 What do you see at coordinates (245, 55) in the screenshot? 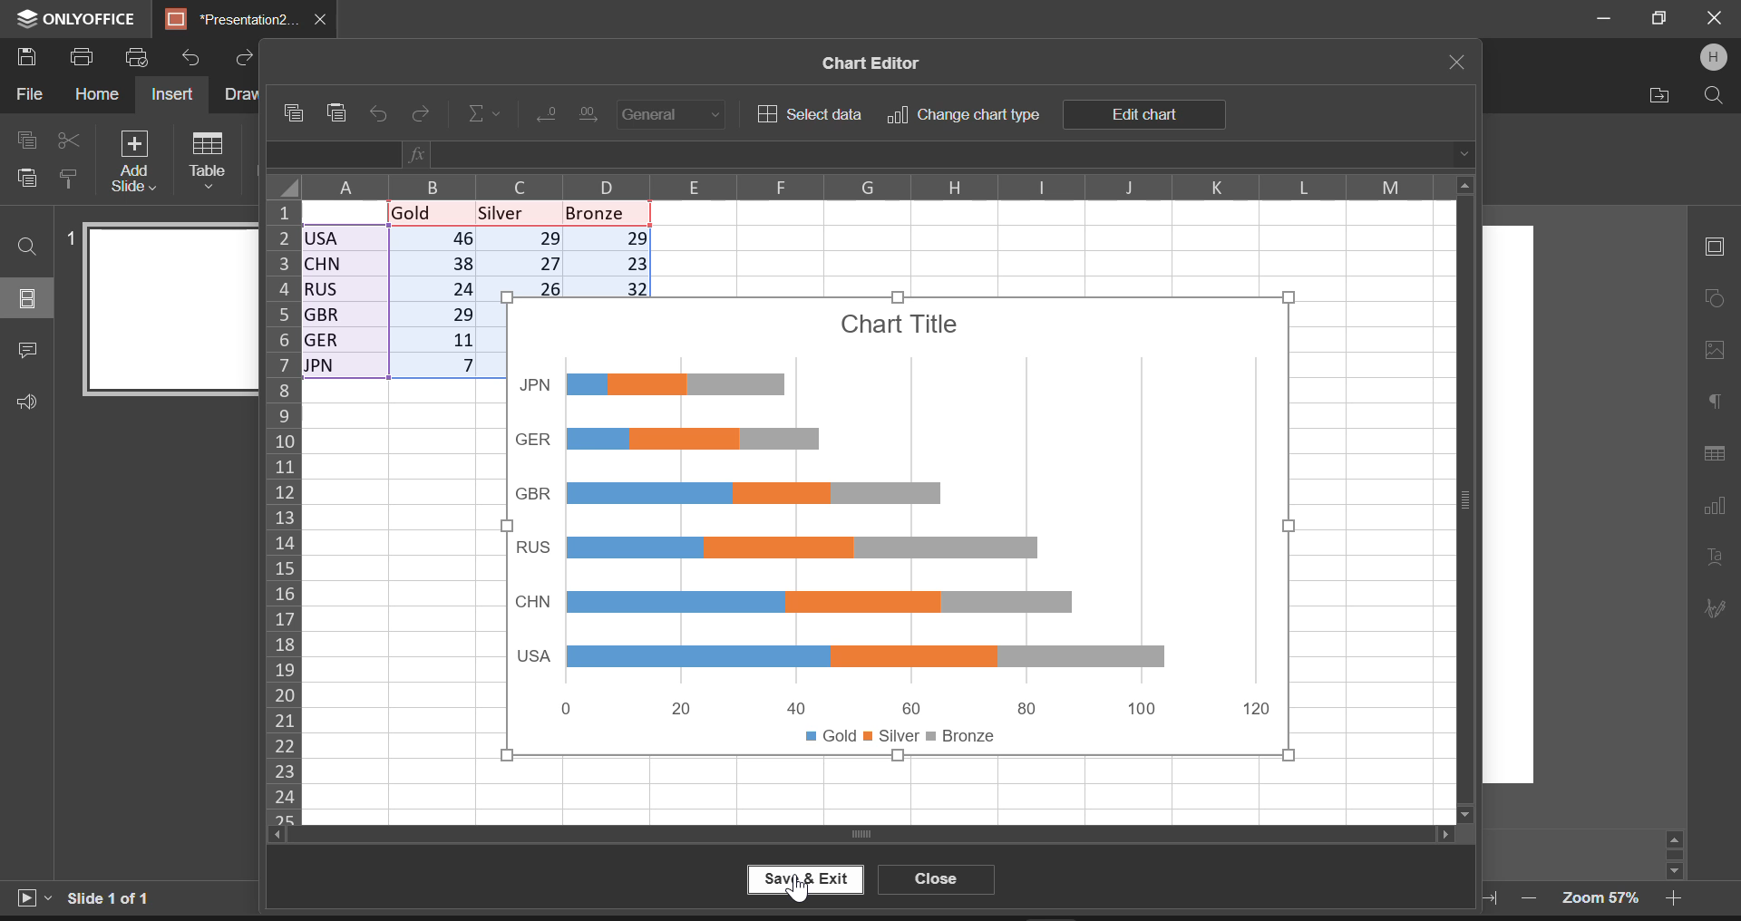
I see `Redo` at bounding box center [245, 55].